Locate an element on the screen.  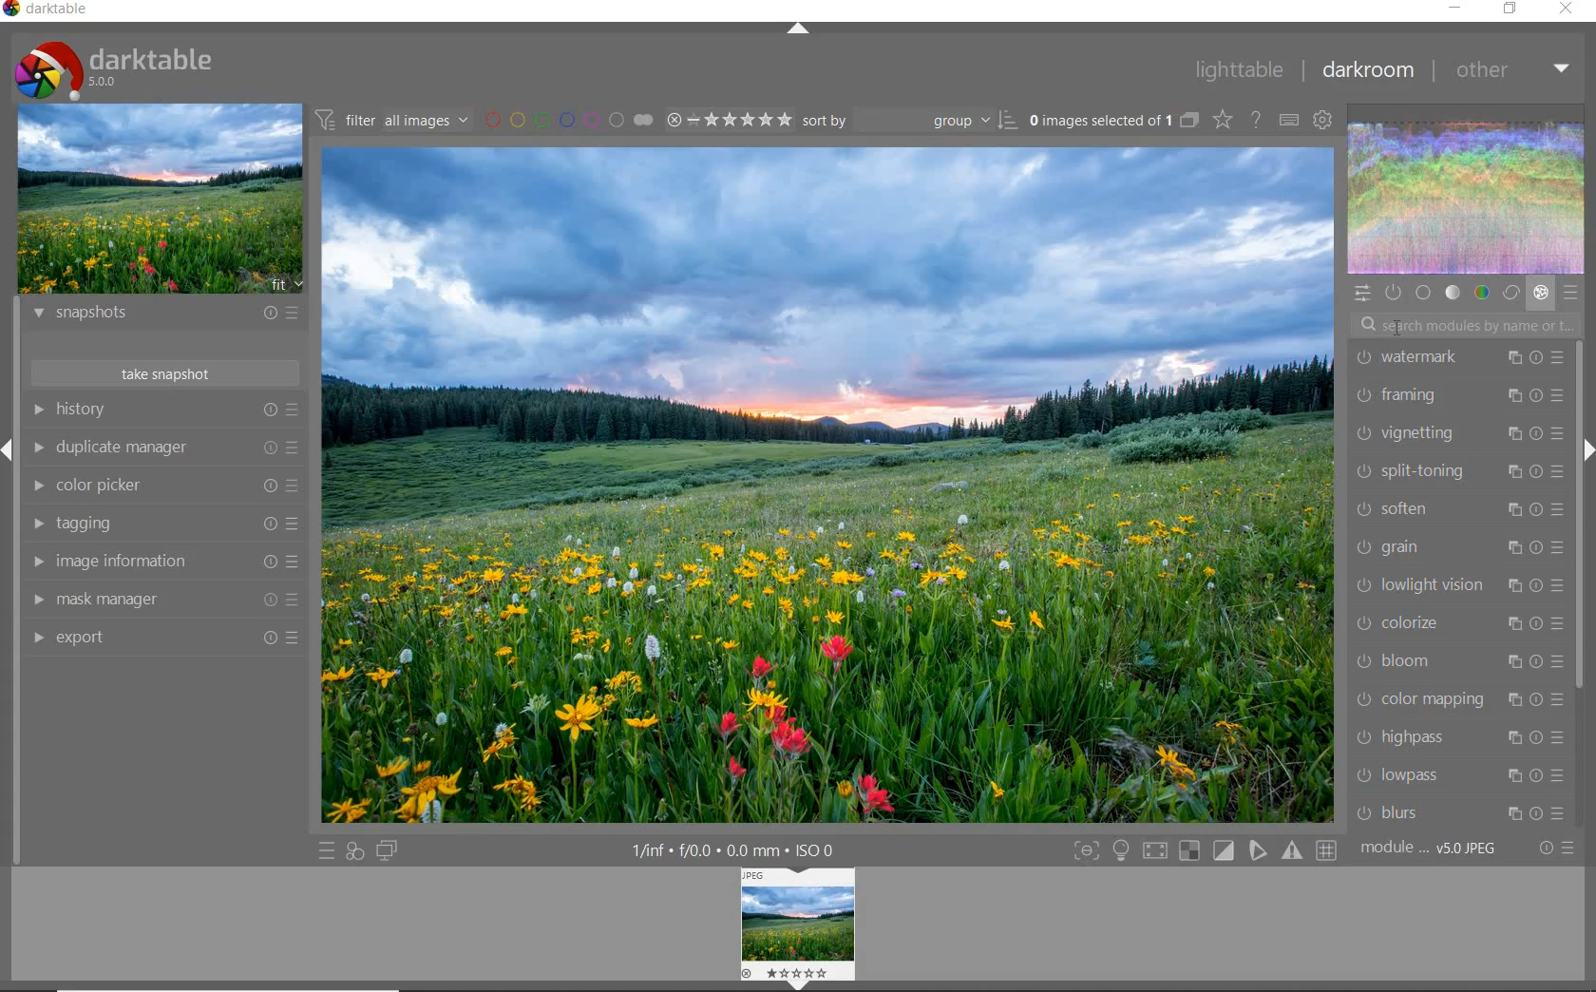
tagging is located at coordinates (161, 523).